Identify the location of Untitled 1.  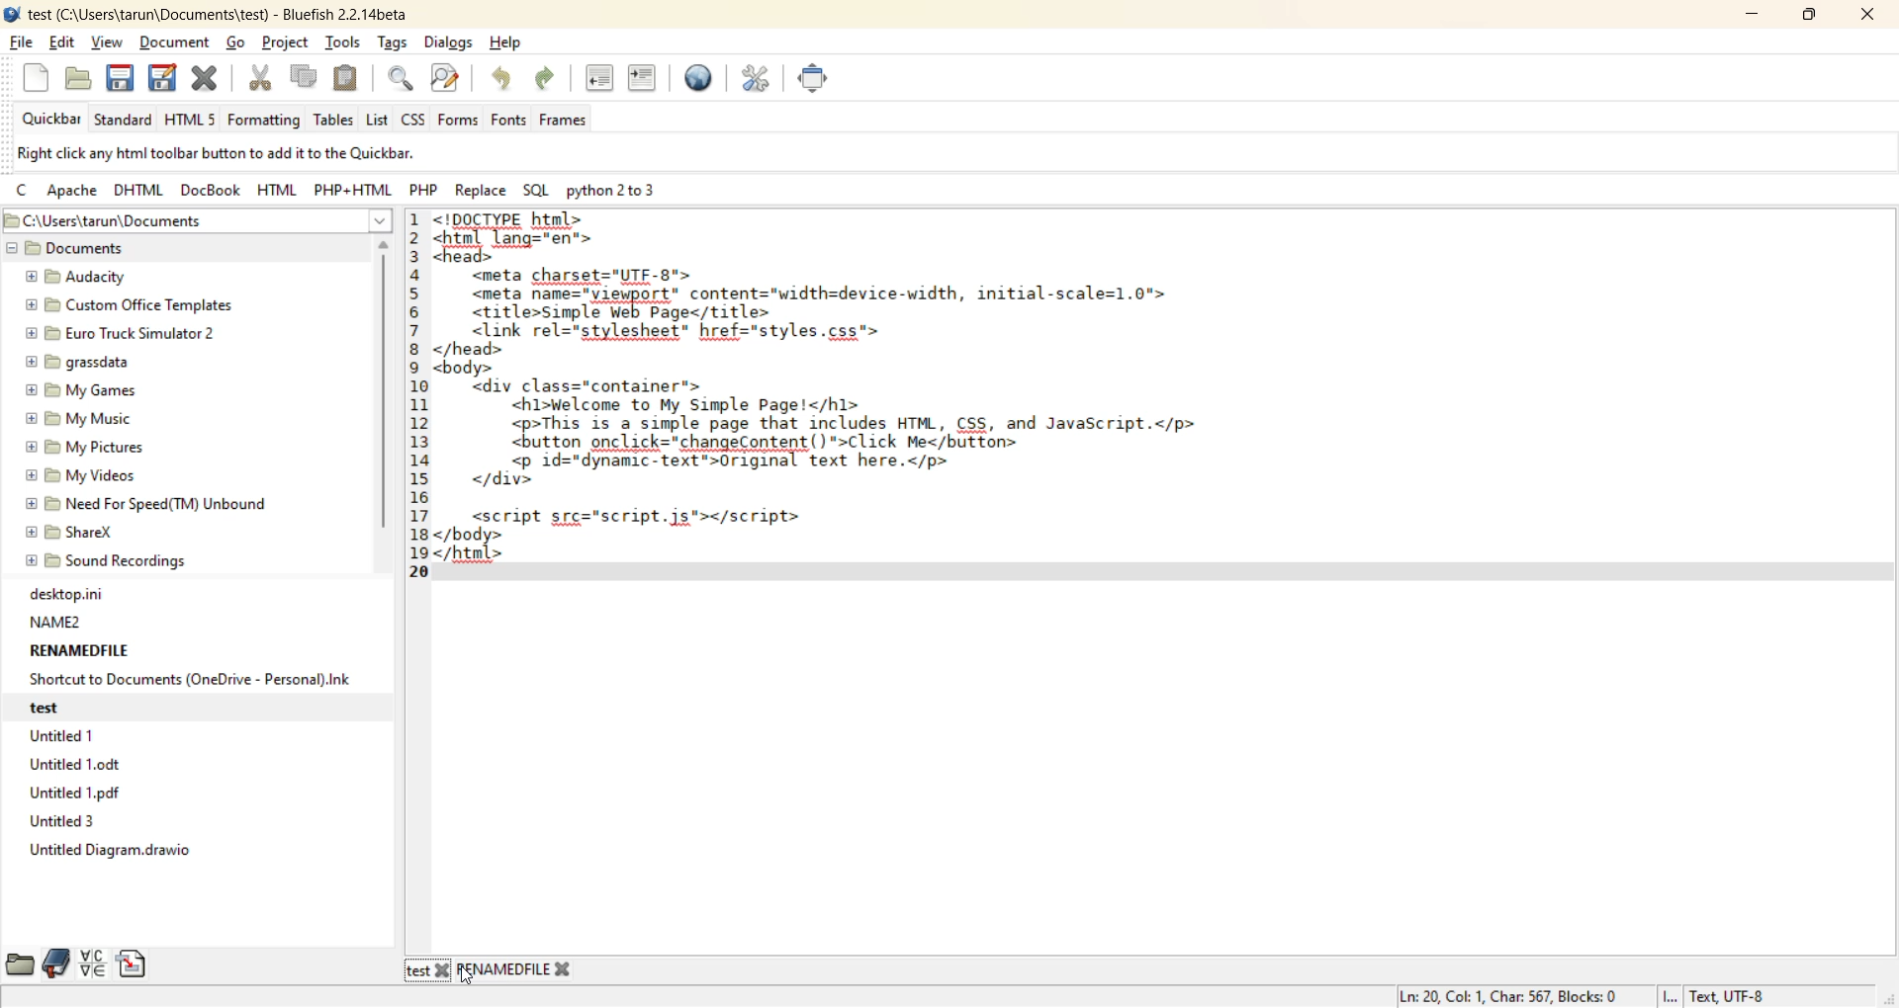
(67, 736).